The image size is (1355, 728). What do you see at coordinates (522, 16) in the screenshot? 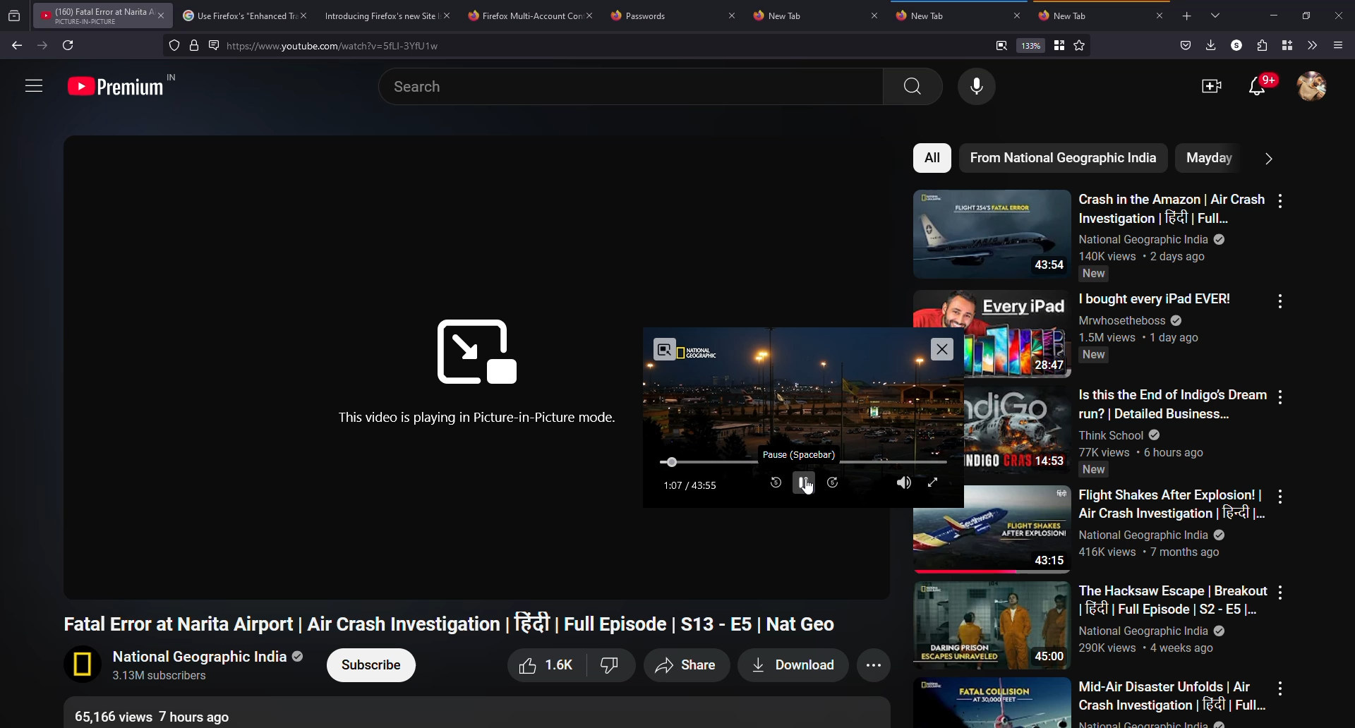
I see `Firefox tab` at bounding box center [522, 16].